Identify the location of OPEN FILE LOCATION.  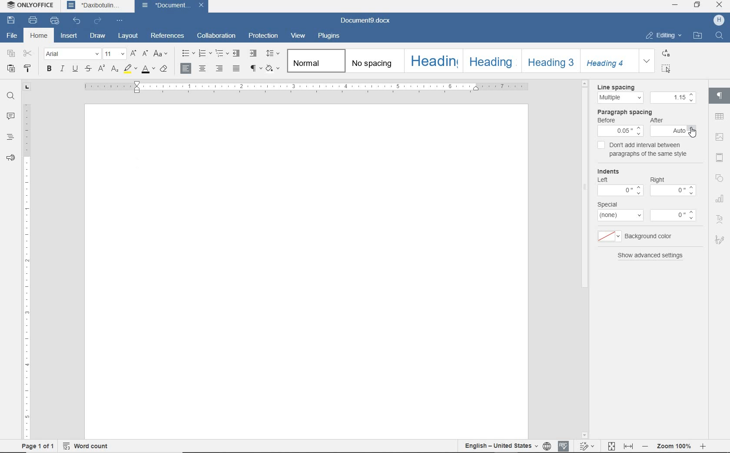
(698, 35).